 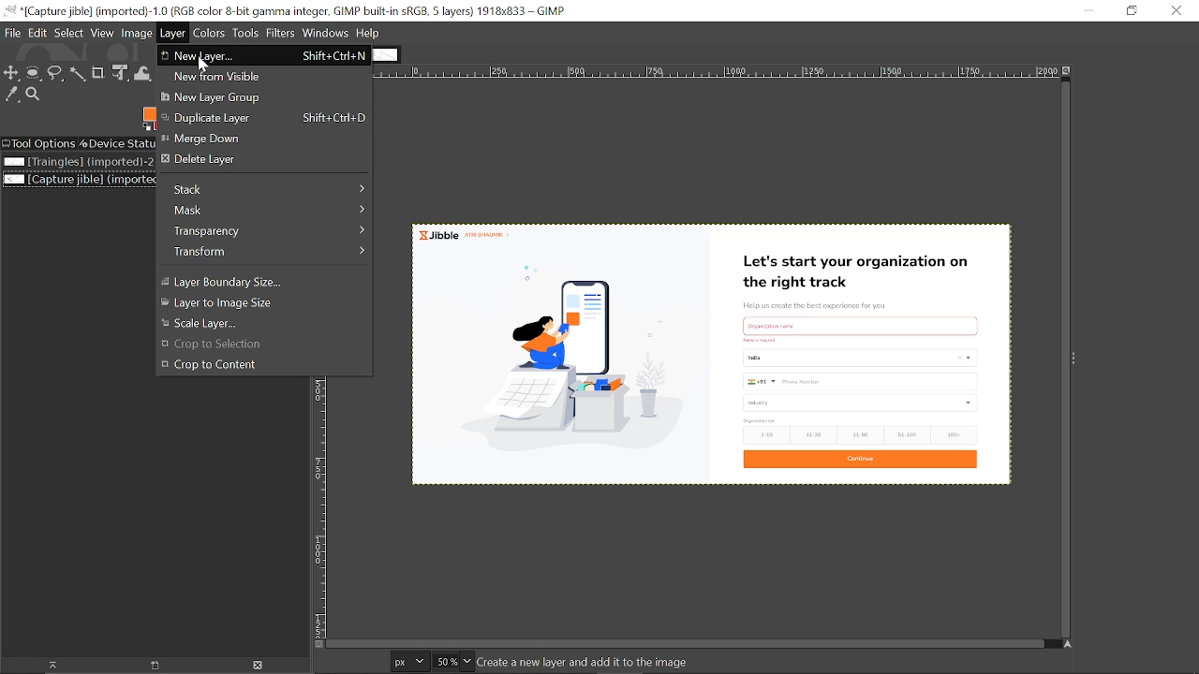 What do you see at coordinates (12, 73) in the screenshot?
I see `Move tool` at bounding box center [12, 73].